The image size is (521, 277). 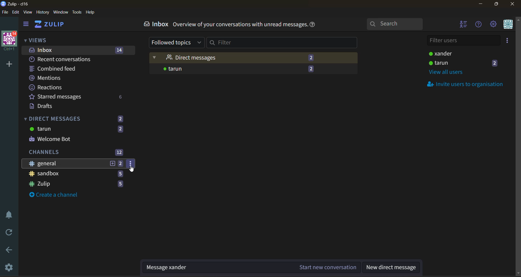 I want to click on user, so click(x=466, y=64).